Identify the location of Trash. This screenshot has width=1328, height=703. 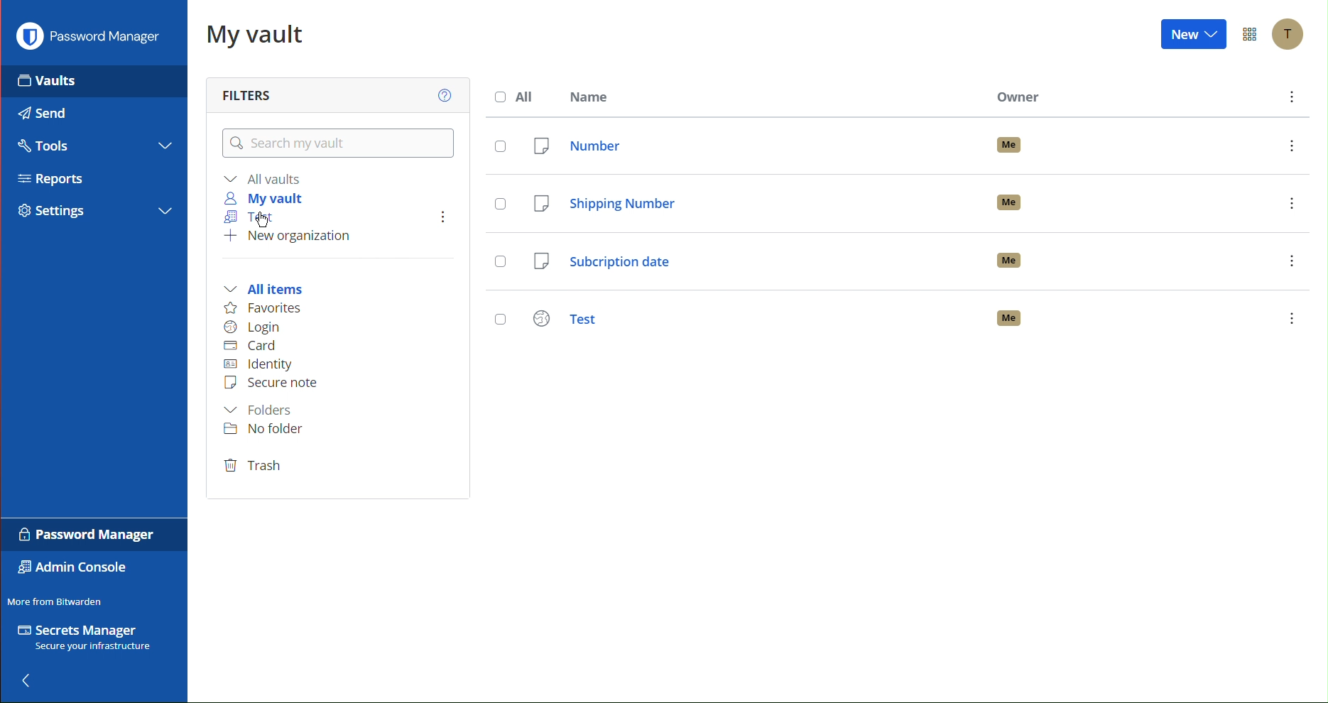
(254, 467).